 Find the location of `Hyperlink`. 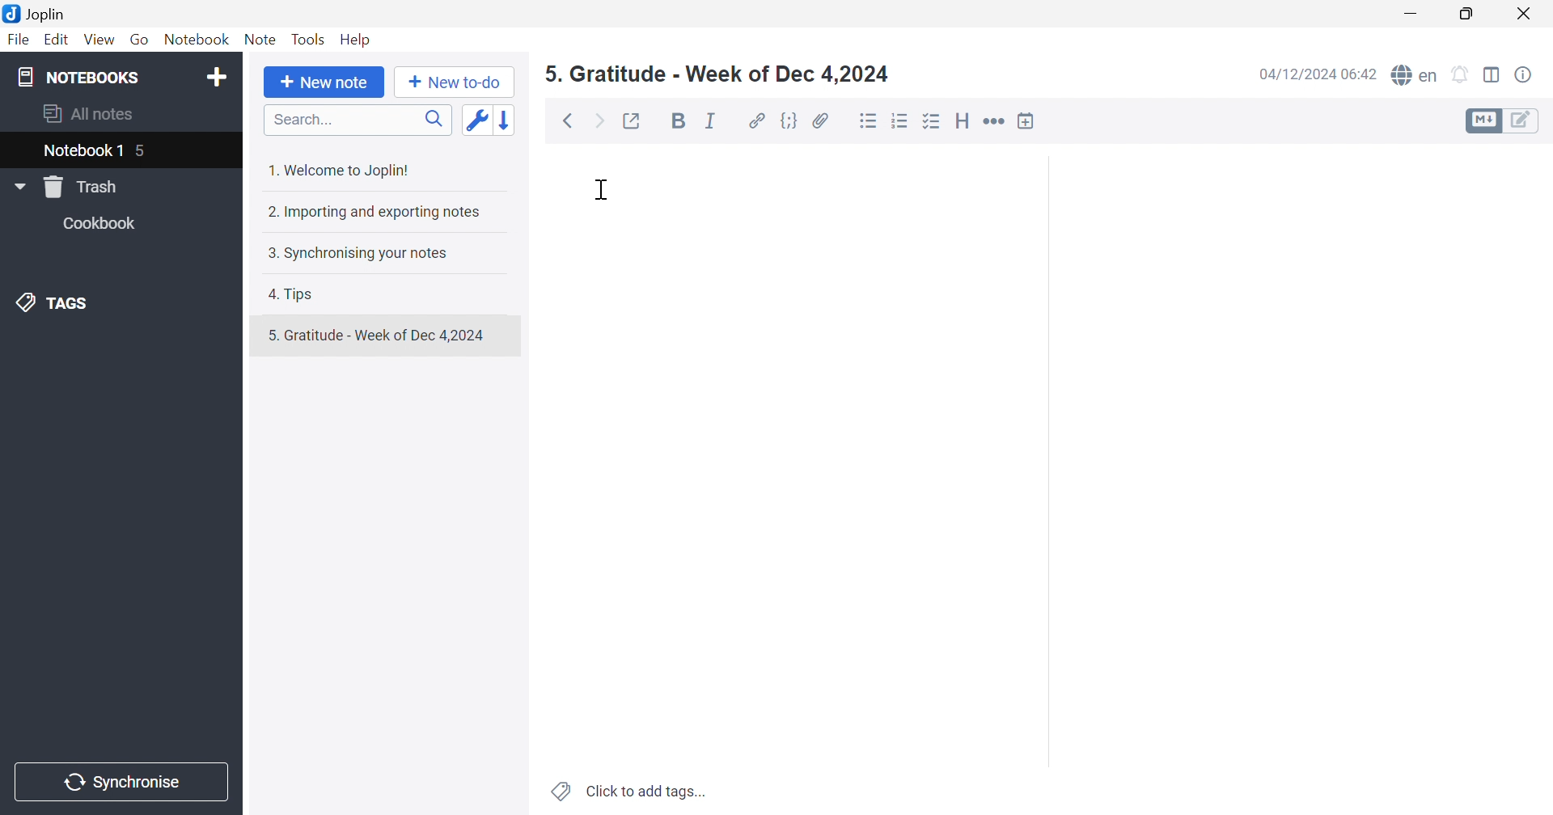

Hyperlink is located at coordinates (755, 120).